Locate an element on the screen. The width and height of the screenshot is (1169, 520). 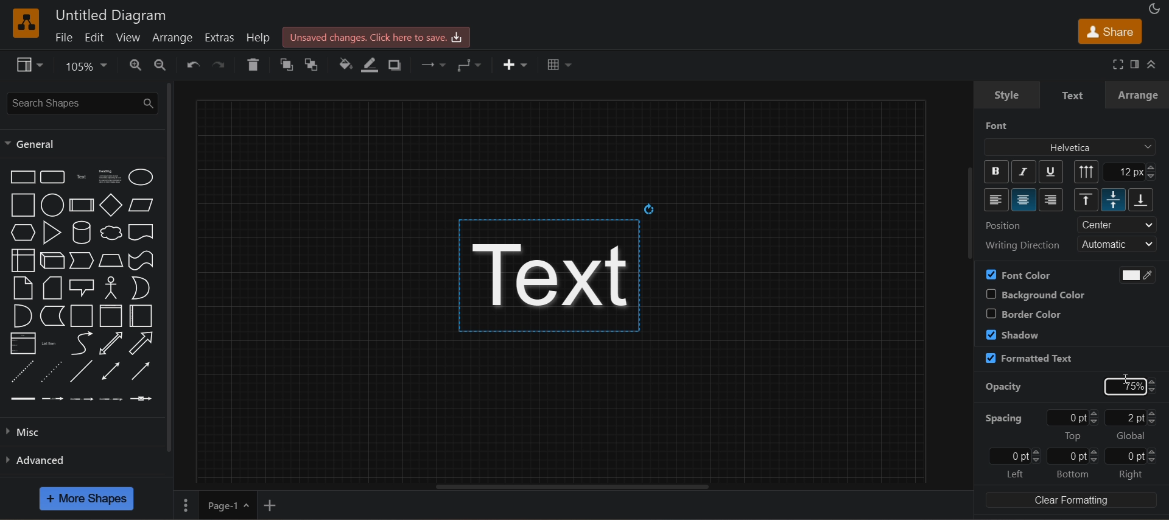
horizontal scroll bar is located at coordinates (561, 487).